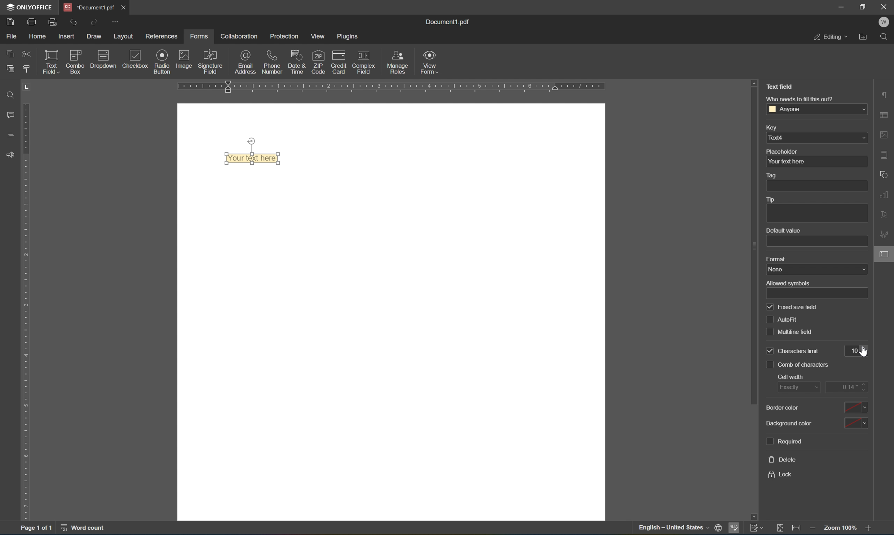 This screenshot has width=894, height=535. I want to click on cursor, so click(864, 353).